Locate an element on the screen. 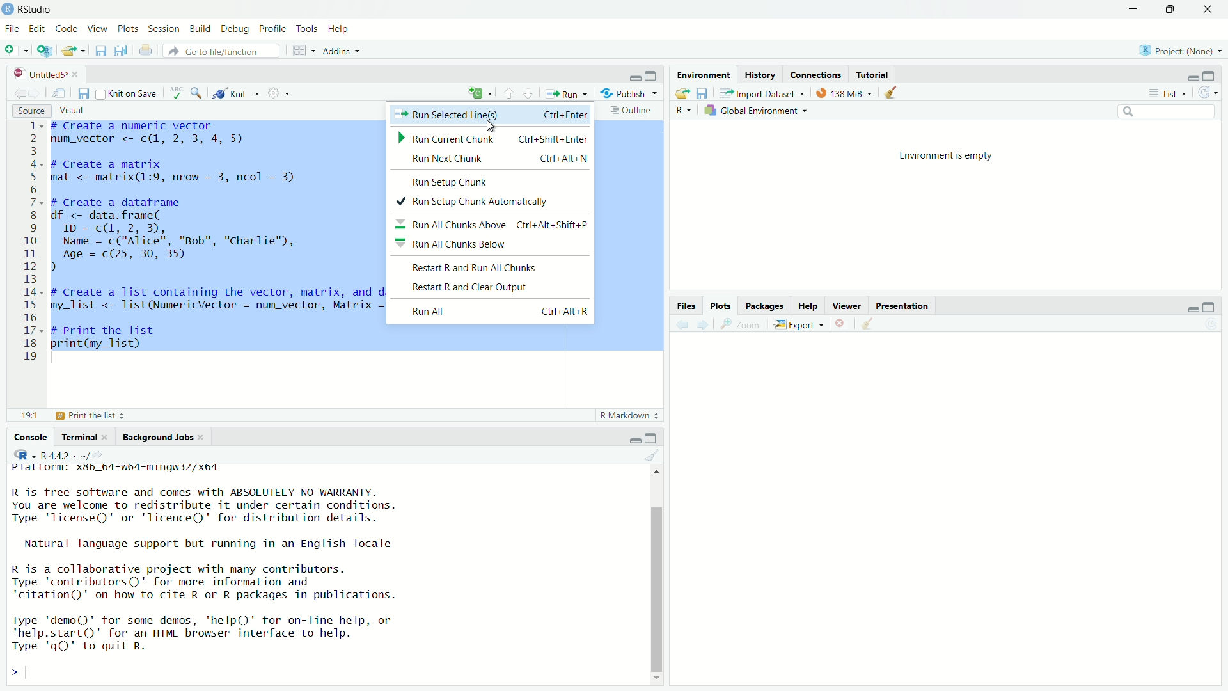 The height and width of the screenshot is (691, 1228). 3 Print the list + is located at coordinates (102, 416).